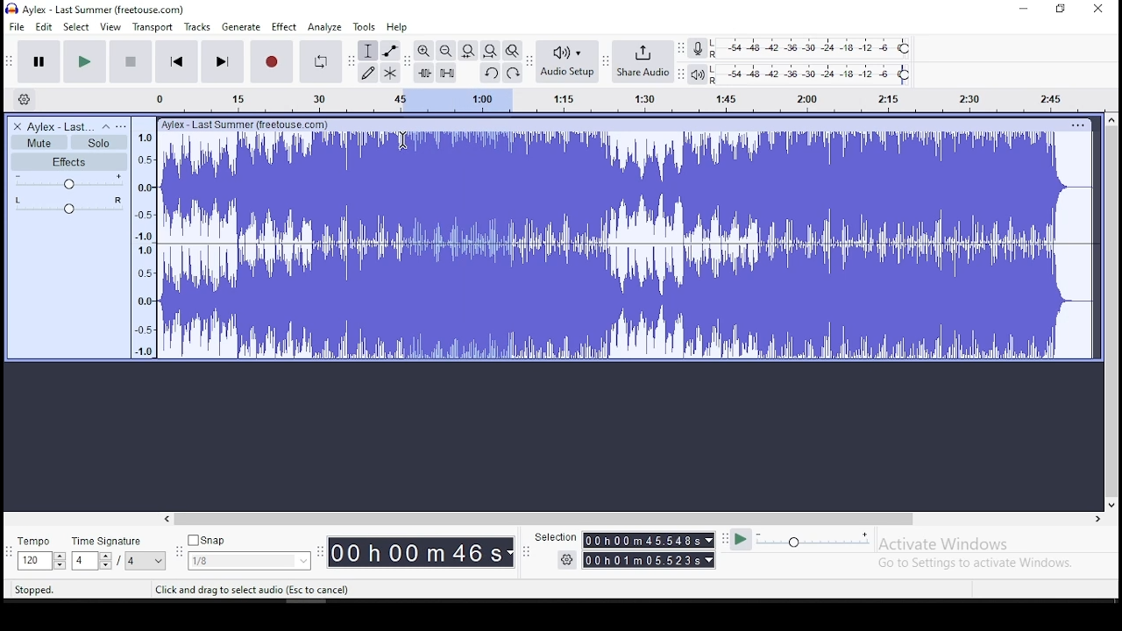  Describe the element at coordinates (423, 72) in the screenshot. I see `trim audio outside selection` at that location.